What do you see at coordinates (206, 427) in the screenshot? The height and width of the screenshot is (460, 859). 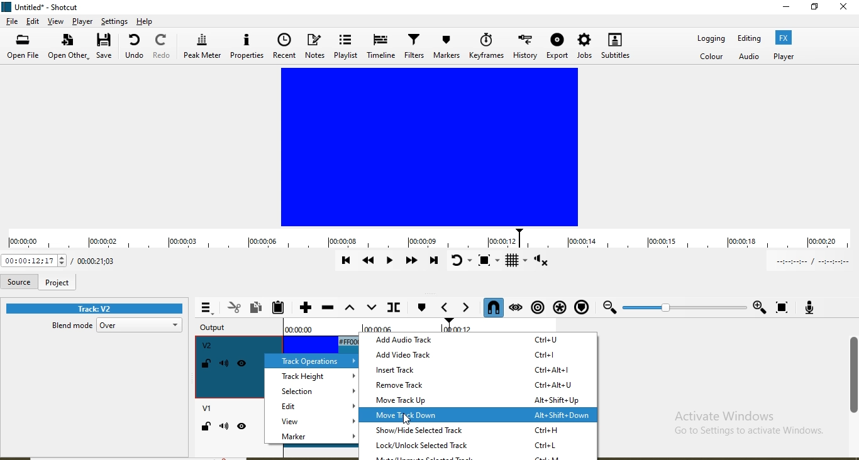 I see `Lock` at bounding box center [206, 427].